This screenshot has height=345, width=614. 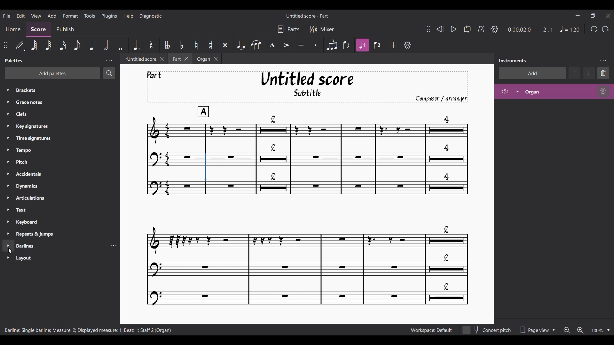 What do you see at coordinates (211, 45) in the screenshot?
I see `Toggle sharp` at bounding box center [211, 45].